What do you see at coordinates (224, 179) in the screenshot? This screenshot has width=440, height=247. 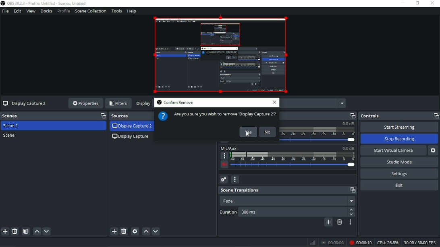 I see `Advanced audio properties` at bounding box center [224, 179].